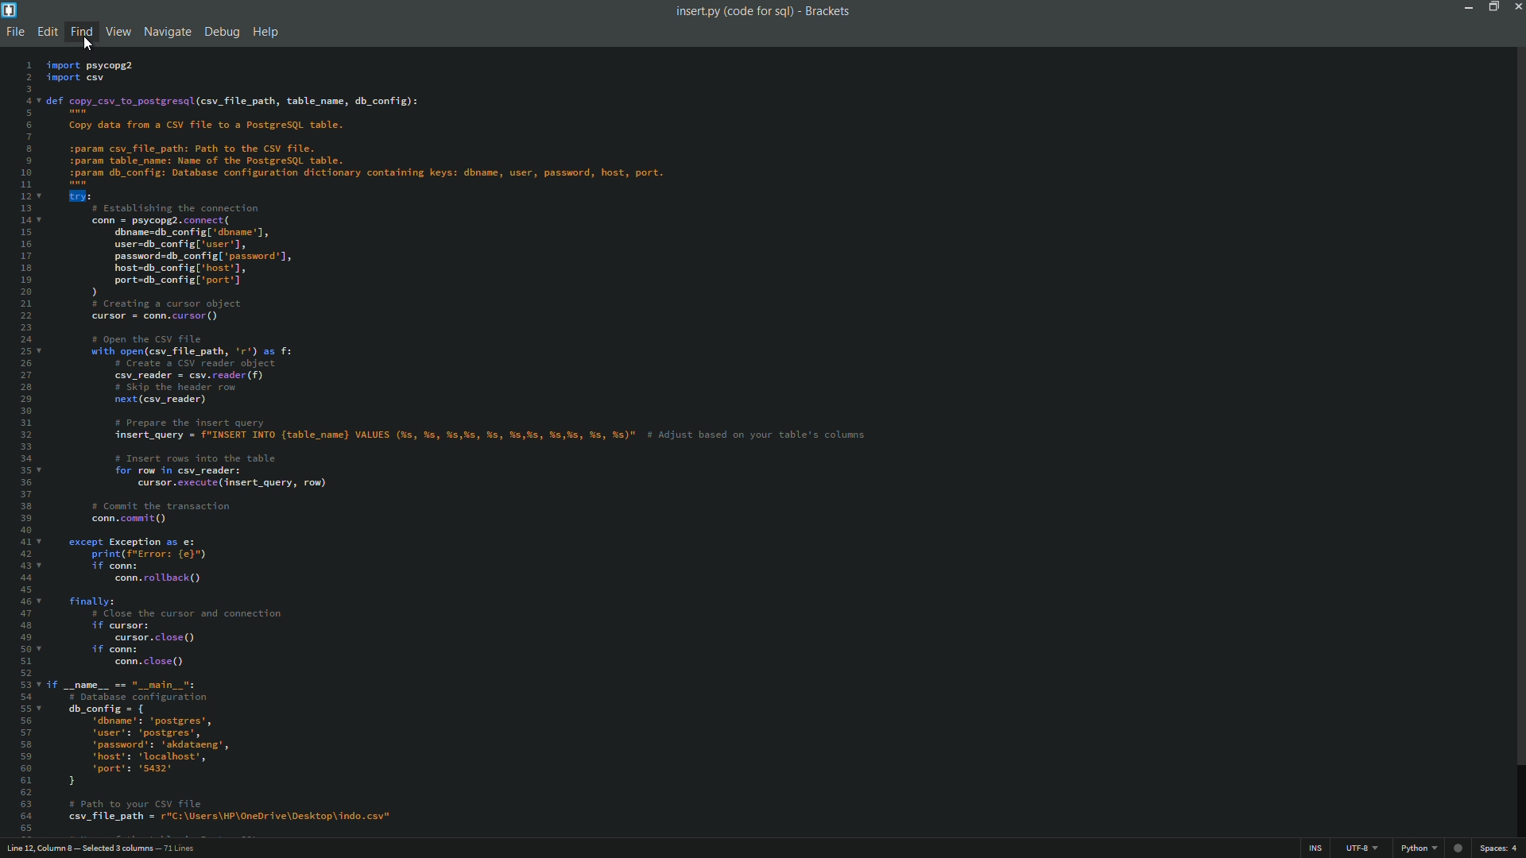 The height and width of the screenshot is (858, 1526). What do you see at coordinates (1490, 6) in the screenshot?
I see `maximize` at bounding box center [1490, 6].